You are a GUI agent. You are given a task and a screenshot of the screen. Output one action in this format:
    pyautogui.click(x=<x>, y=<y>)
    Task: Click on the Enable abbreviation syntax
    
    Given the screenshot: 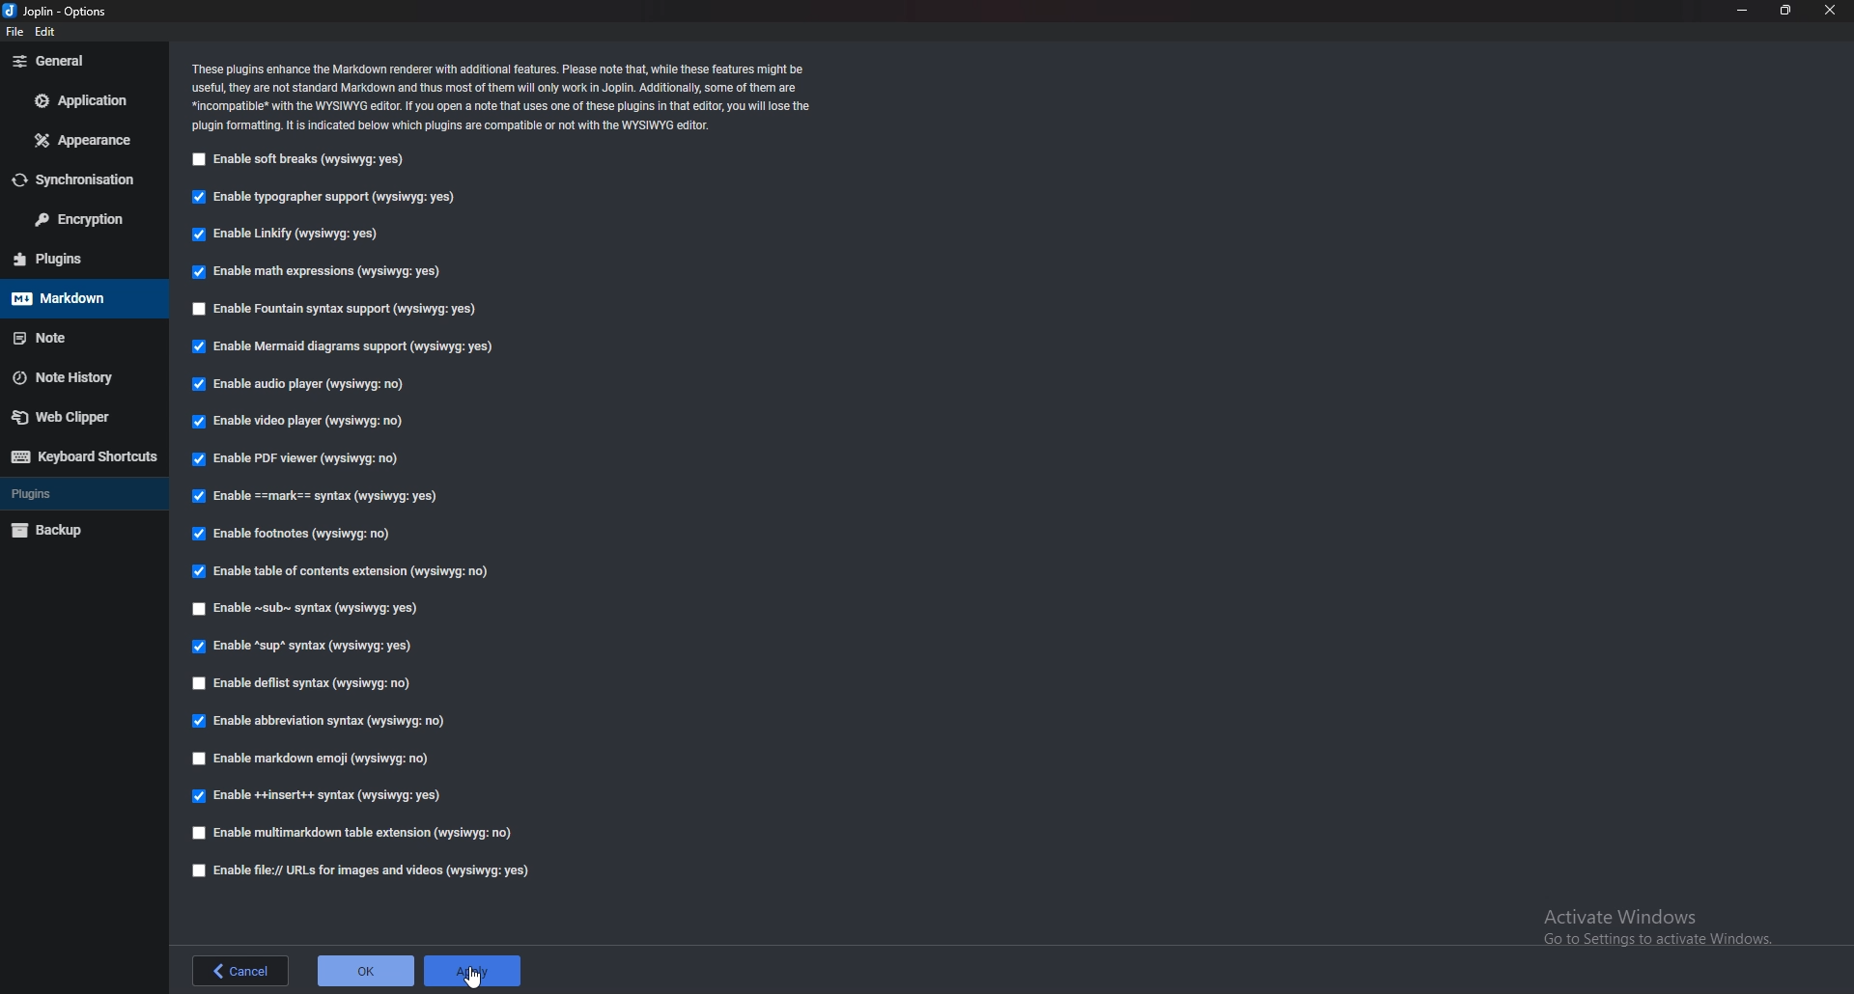 What is the action you would take?
    pyautogui.click(x=328, y=723)
    